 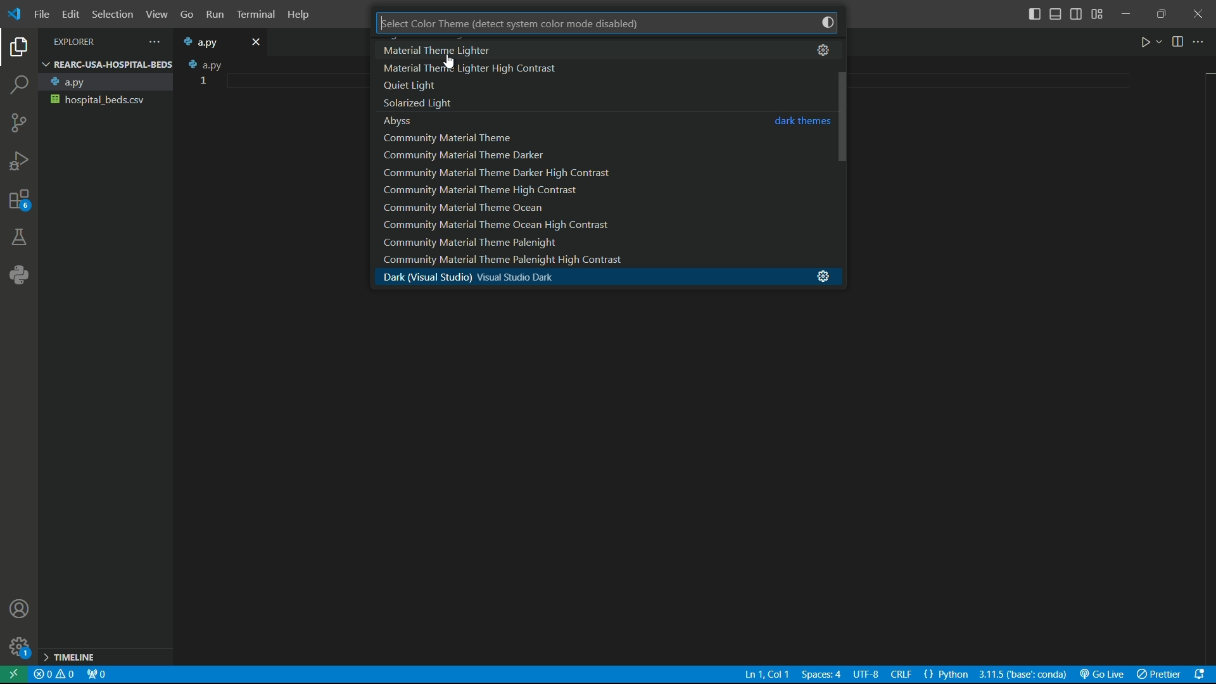 What do you see at coordinates (1202, 674) in the screenshot?
I see `notifications` at bounding box center [1202, 674].